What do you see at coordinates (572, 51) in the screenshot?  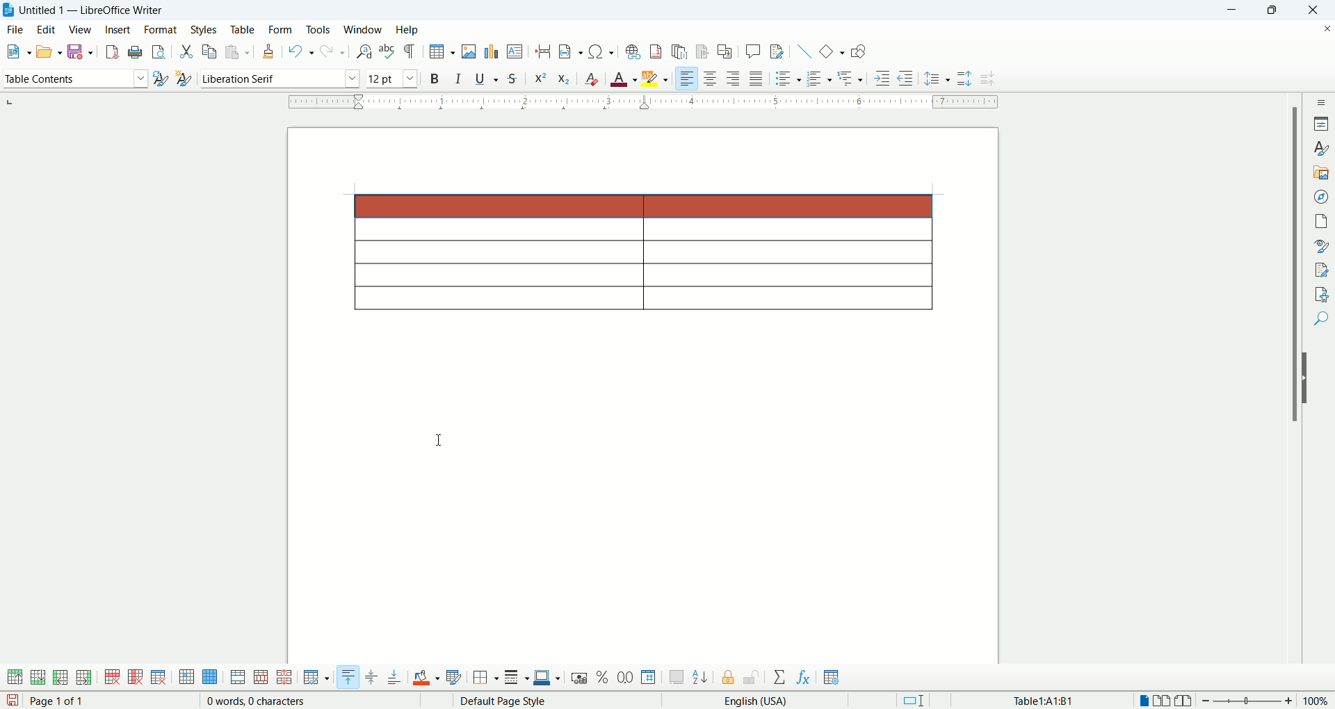 I see `insert field` at bounding box center [572, 51].